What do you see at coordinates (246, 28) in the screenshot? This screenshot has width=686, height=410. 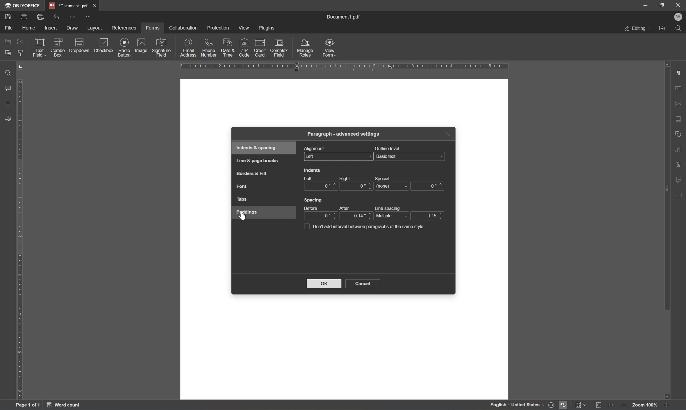 I see `view` at bounding box center [246, 28].